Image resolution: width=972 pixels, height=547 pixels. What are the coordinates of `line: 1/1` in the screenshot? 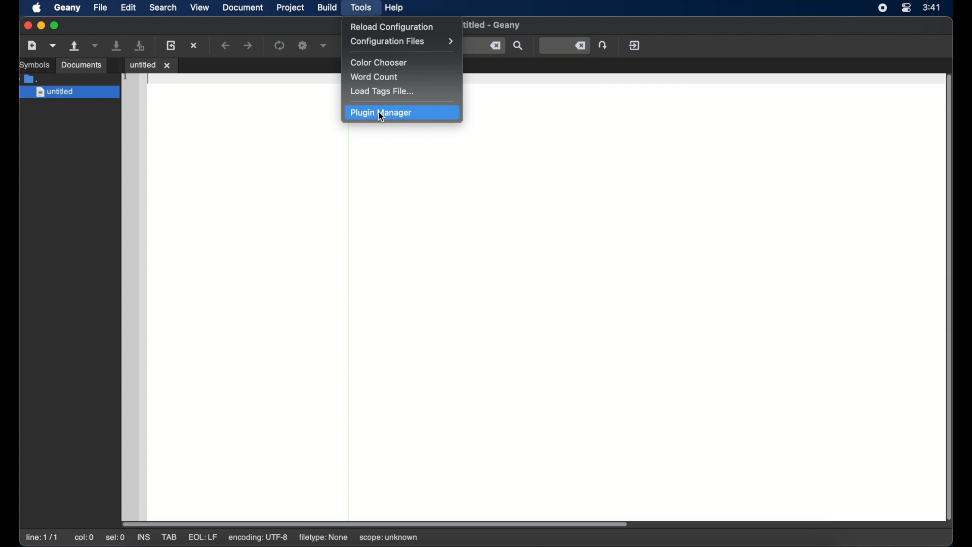 It's located at (42, 537).